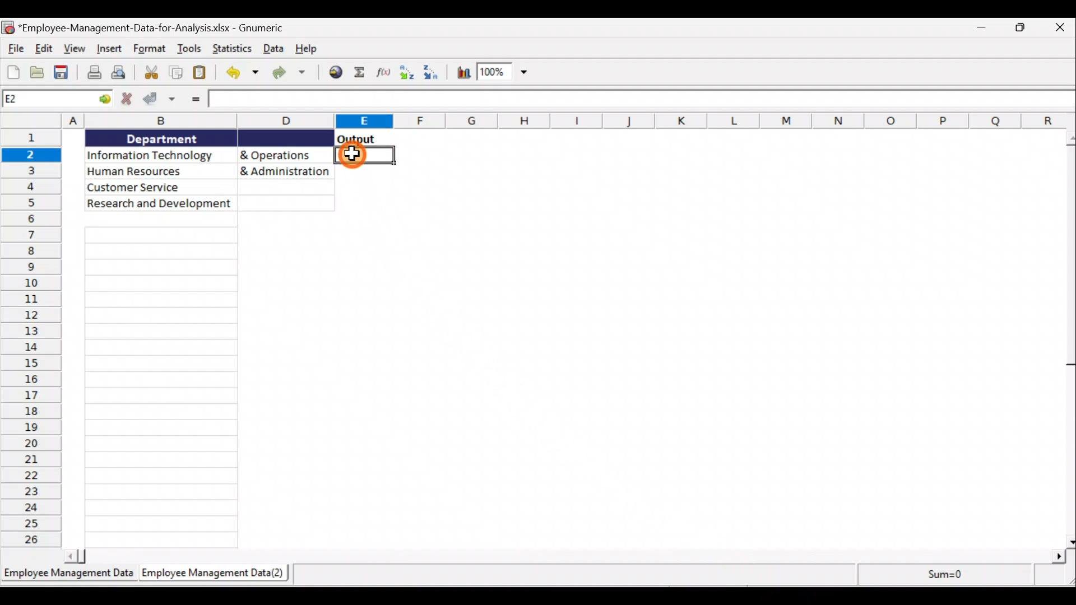 The width and height of the screenshot is (1076, 605). What do you see at coordinates (108, 48) in the screenshot?
I see `Insert` at bounding box center [108, 48].